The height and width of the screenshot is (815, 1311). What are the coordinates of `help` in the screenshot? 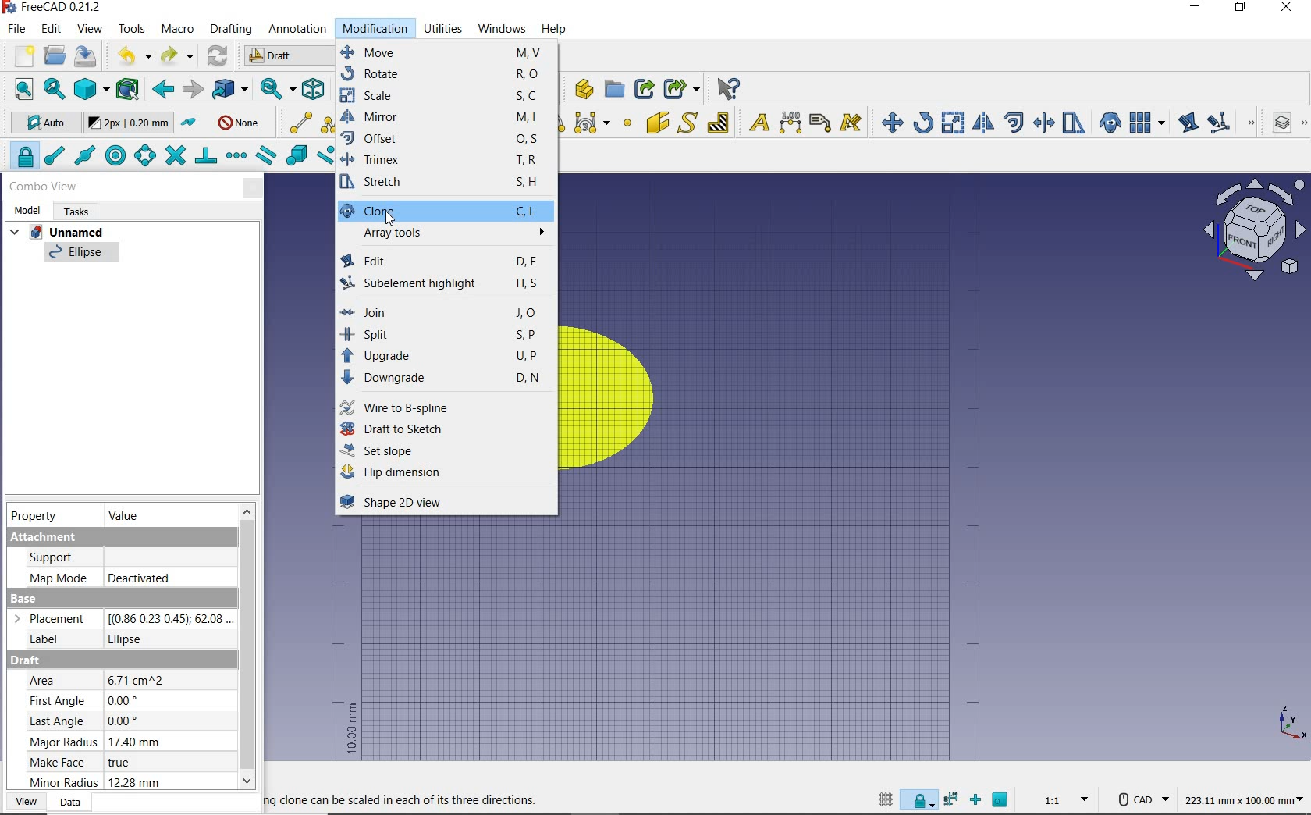 It's located at (556, 30).